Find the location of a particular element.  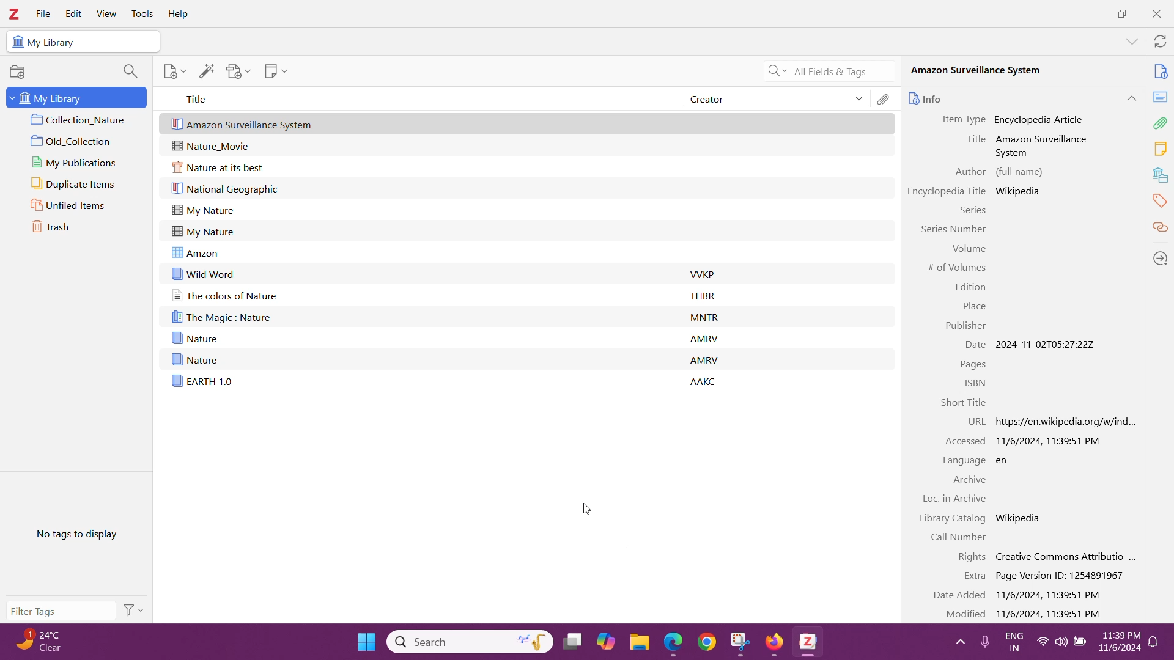

List all Tabs is located at coordinates (1132, 43).